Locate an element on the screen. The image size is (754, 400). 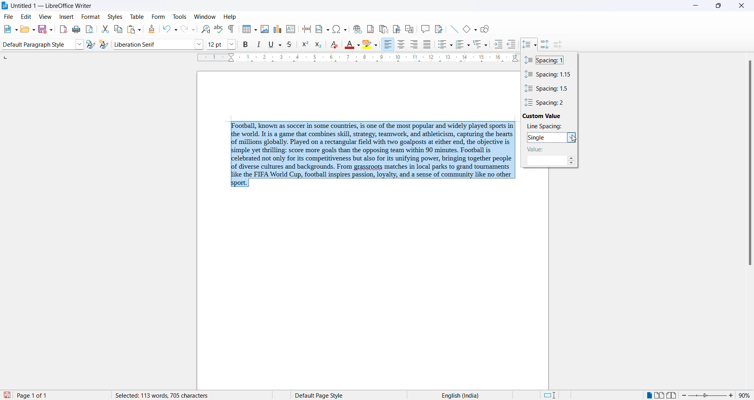
tools is located at coordinates (178, 16).